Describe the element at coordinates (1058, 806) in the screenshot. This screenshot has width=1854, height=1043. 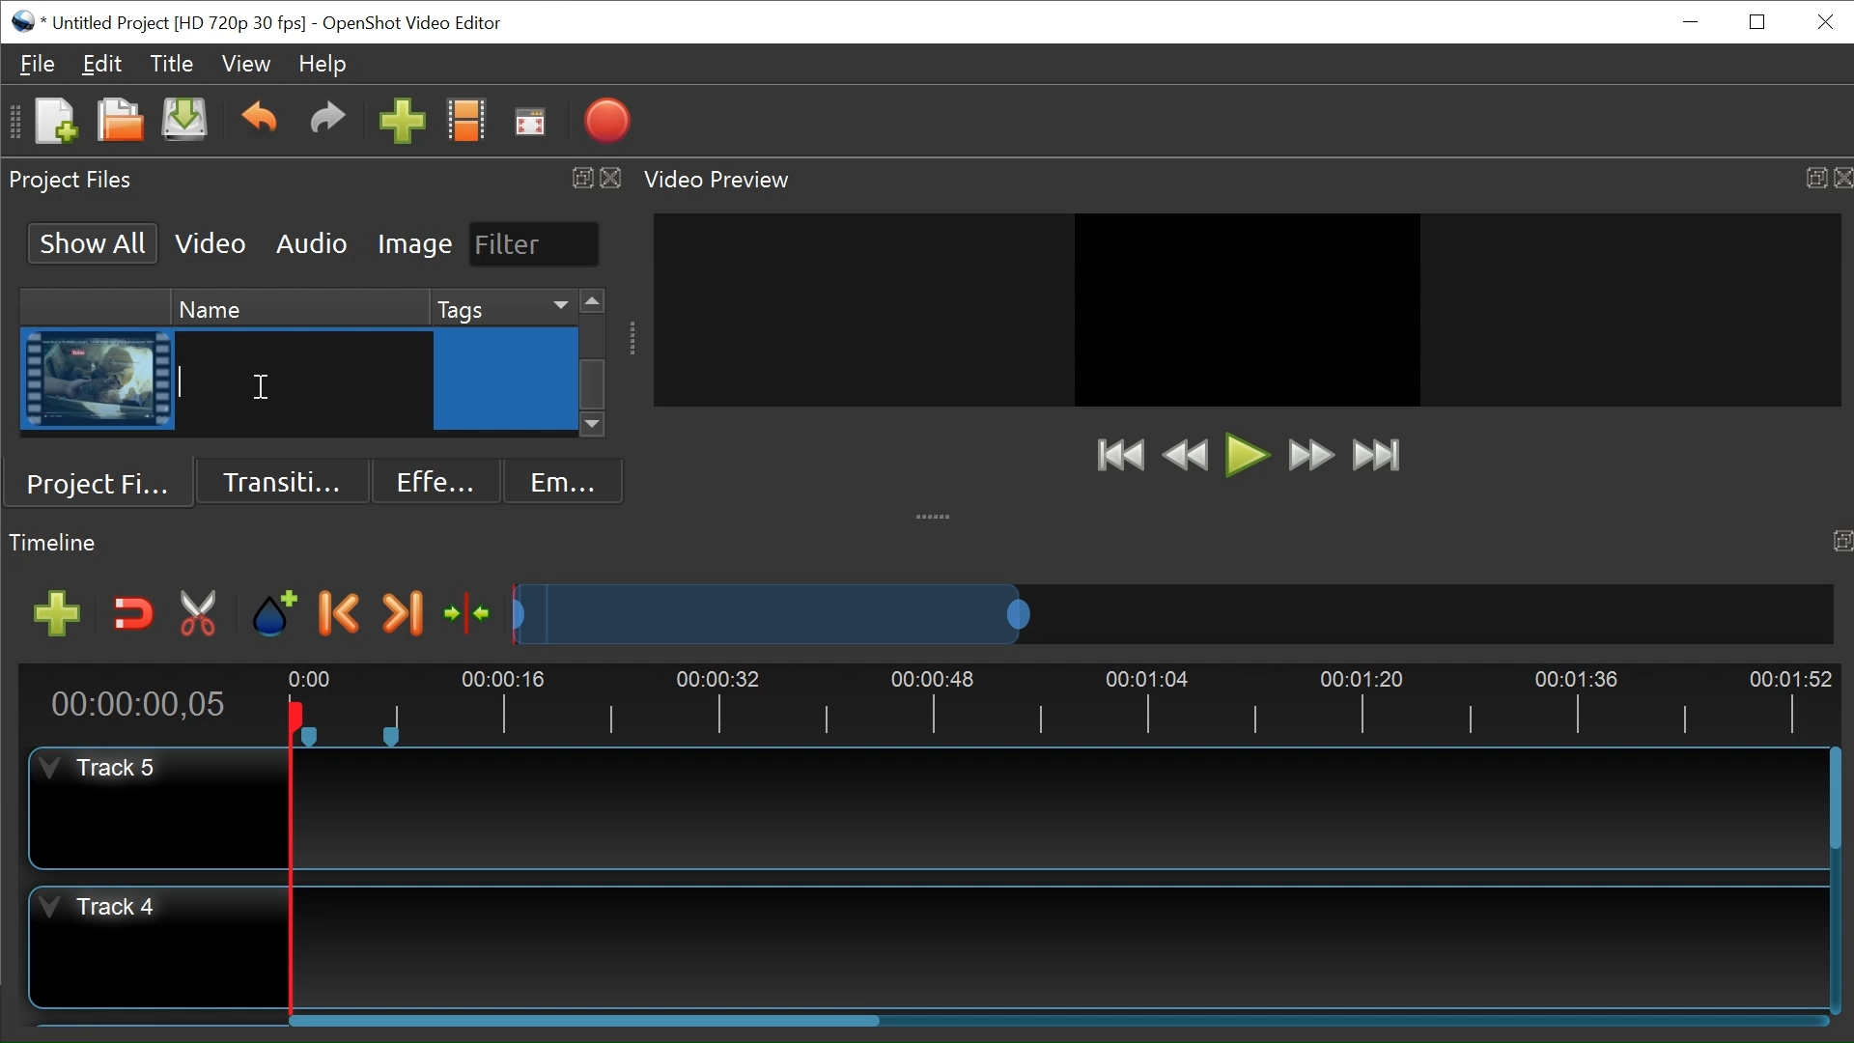
I see `Track Panel` at that location.